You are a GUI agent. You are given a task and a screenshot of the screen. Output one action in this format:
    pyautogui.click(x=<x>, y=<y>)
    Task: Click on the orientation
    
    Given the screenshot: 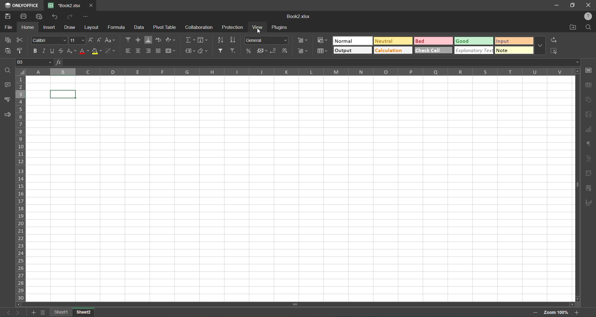 What is the action you would take?
    pyautogui.click(x=170, y=40)
    